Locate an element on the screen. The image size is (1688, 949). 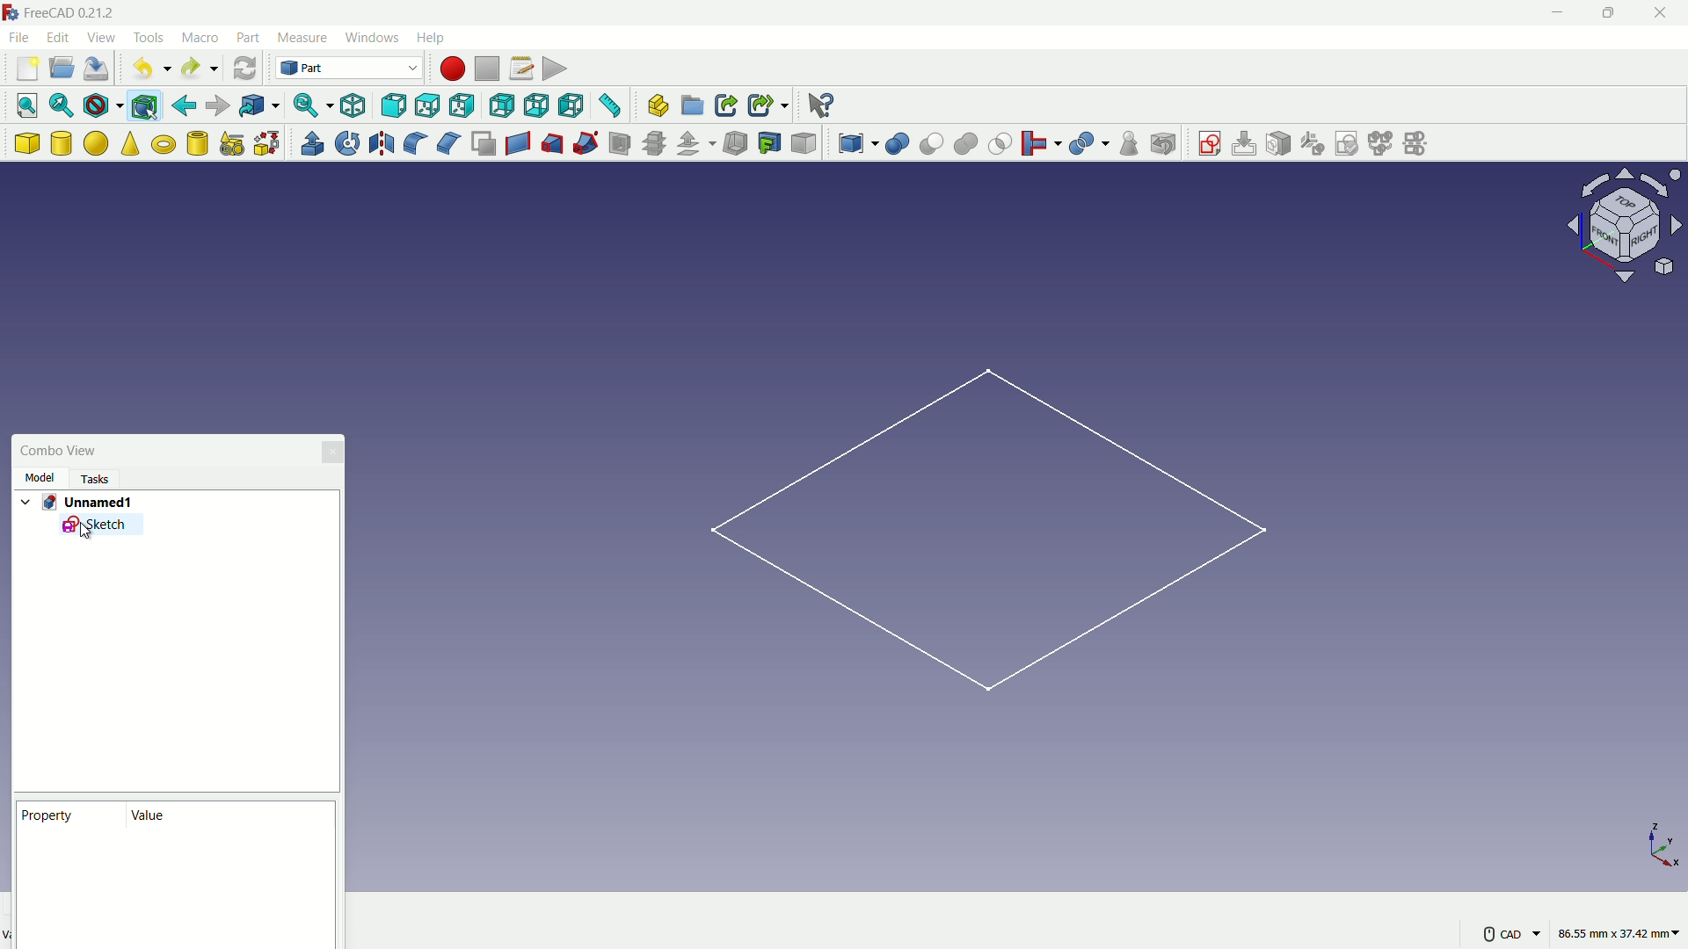
mirroring is located at coordinates (382, 143).